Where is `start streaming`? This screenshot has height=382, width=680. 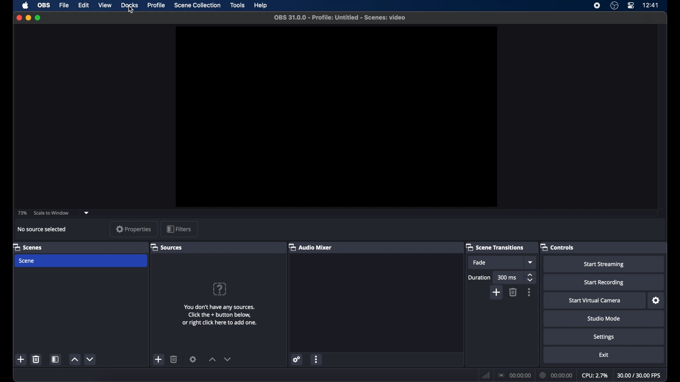 start streaming is located at coordinates (604, 264).